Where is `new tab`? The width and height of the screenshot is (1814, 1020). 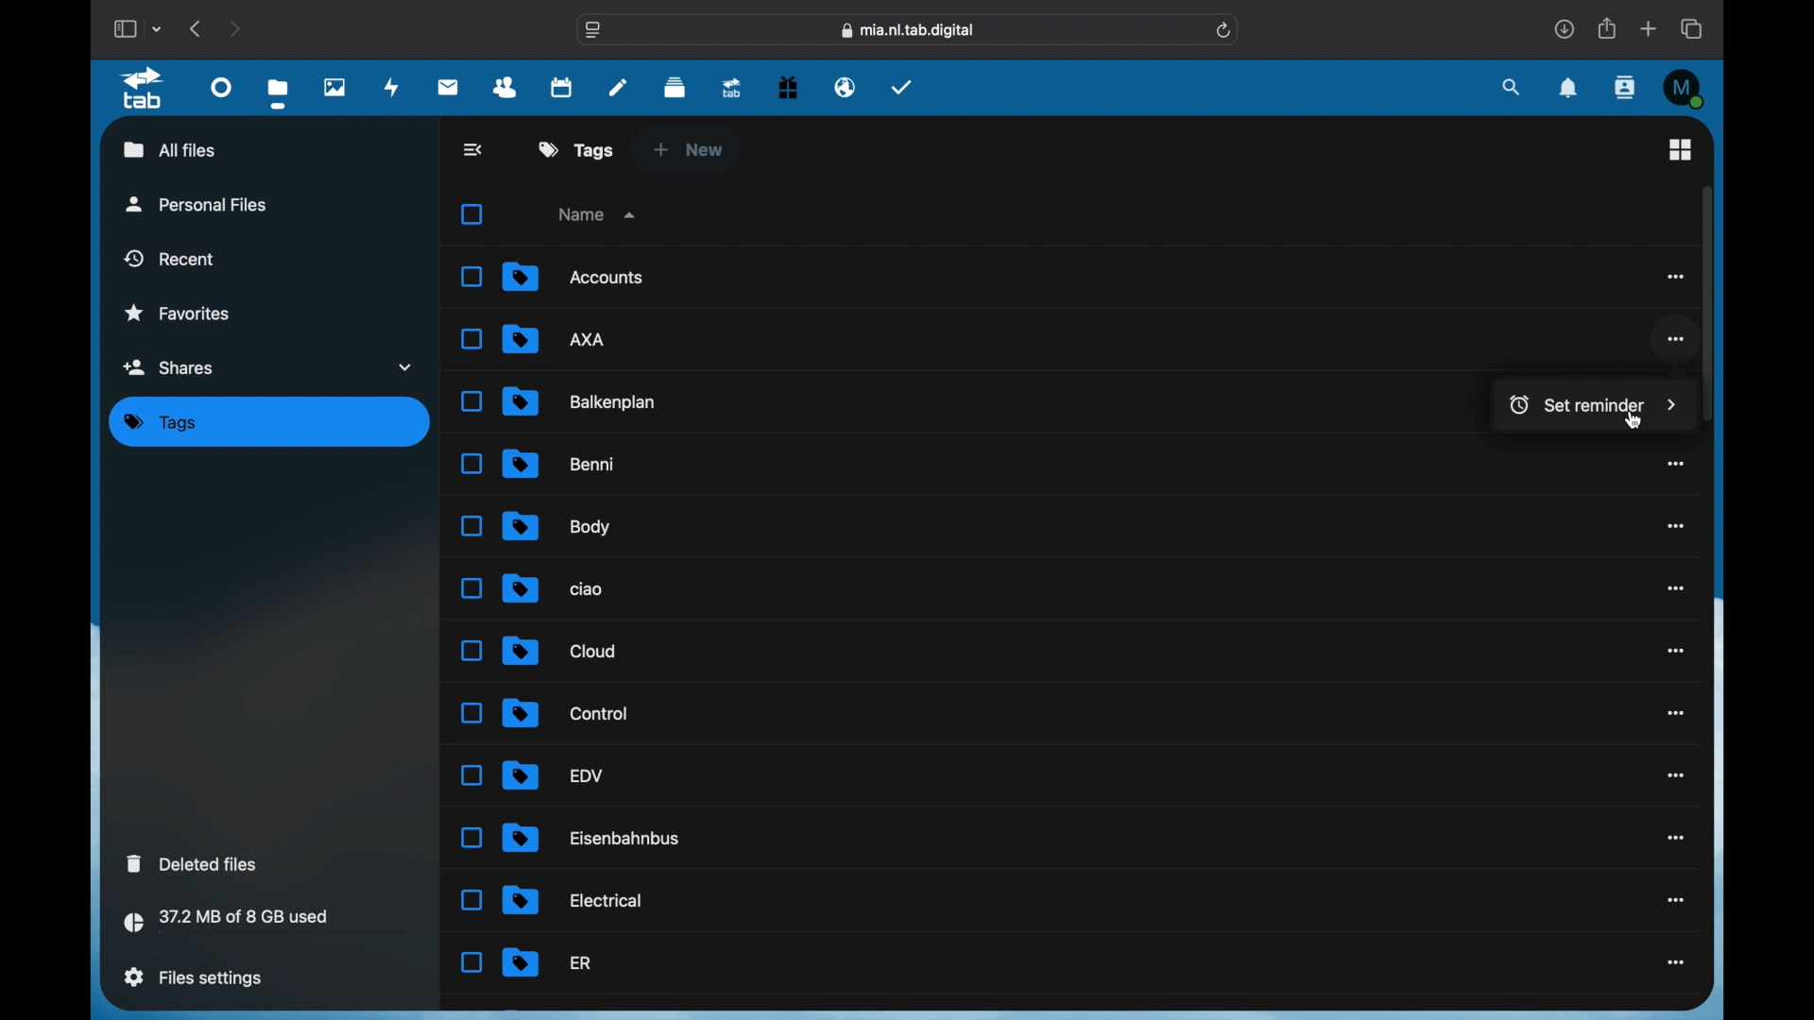 new tab is located at coordinates (1650, 29).